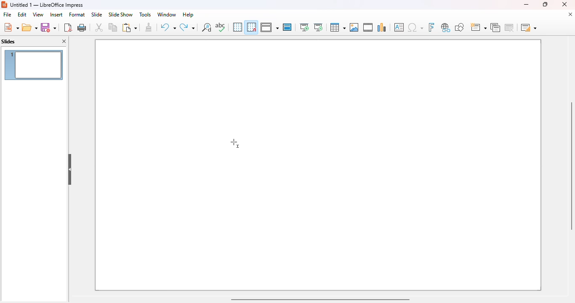 The image size is (575, 303). Describe the element at coordinates (187, 27) in the screenshot. I see `redo` at that location.